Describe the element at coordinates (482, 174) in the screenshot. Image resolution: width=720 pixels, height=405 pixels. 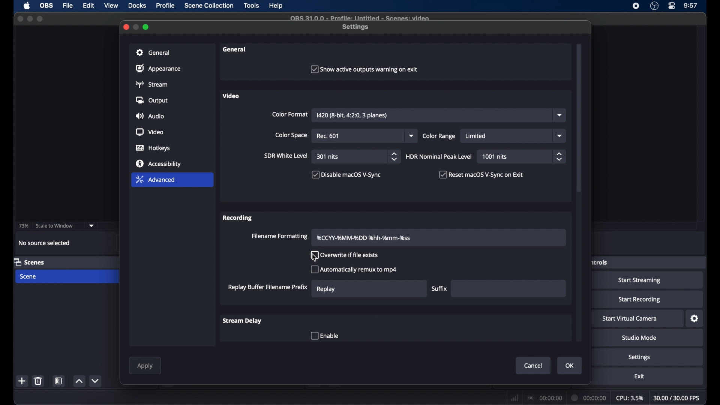
I see `checkbox` at that location.